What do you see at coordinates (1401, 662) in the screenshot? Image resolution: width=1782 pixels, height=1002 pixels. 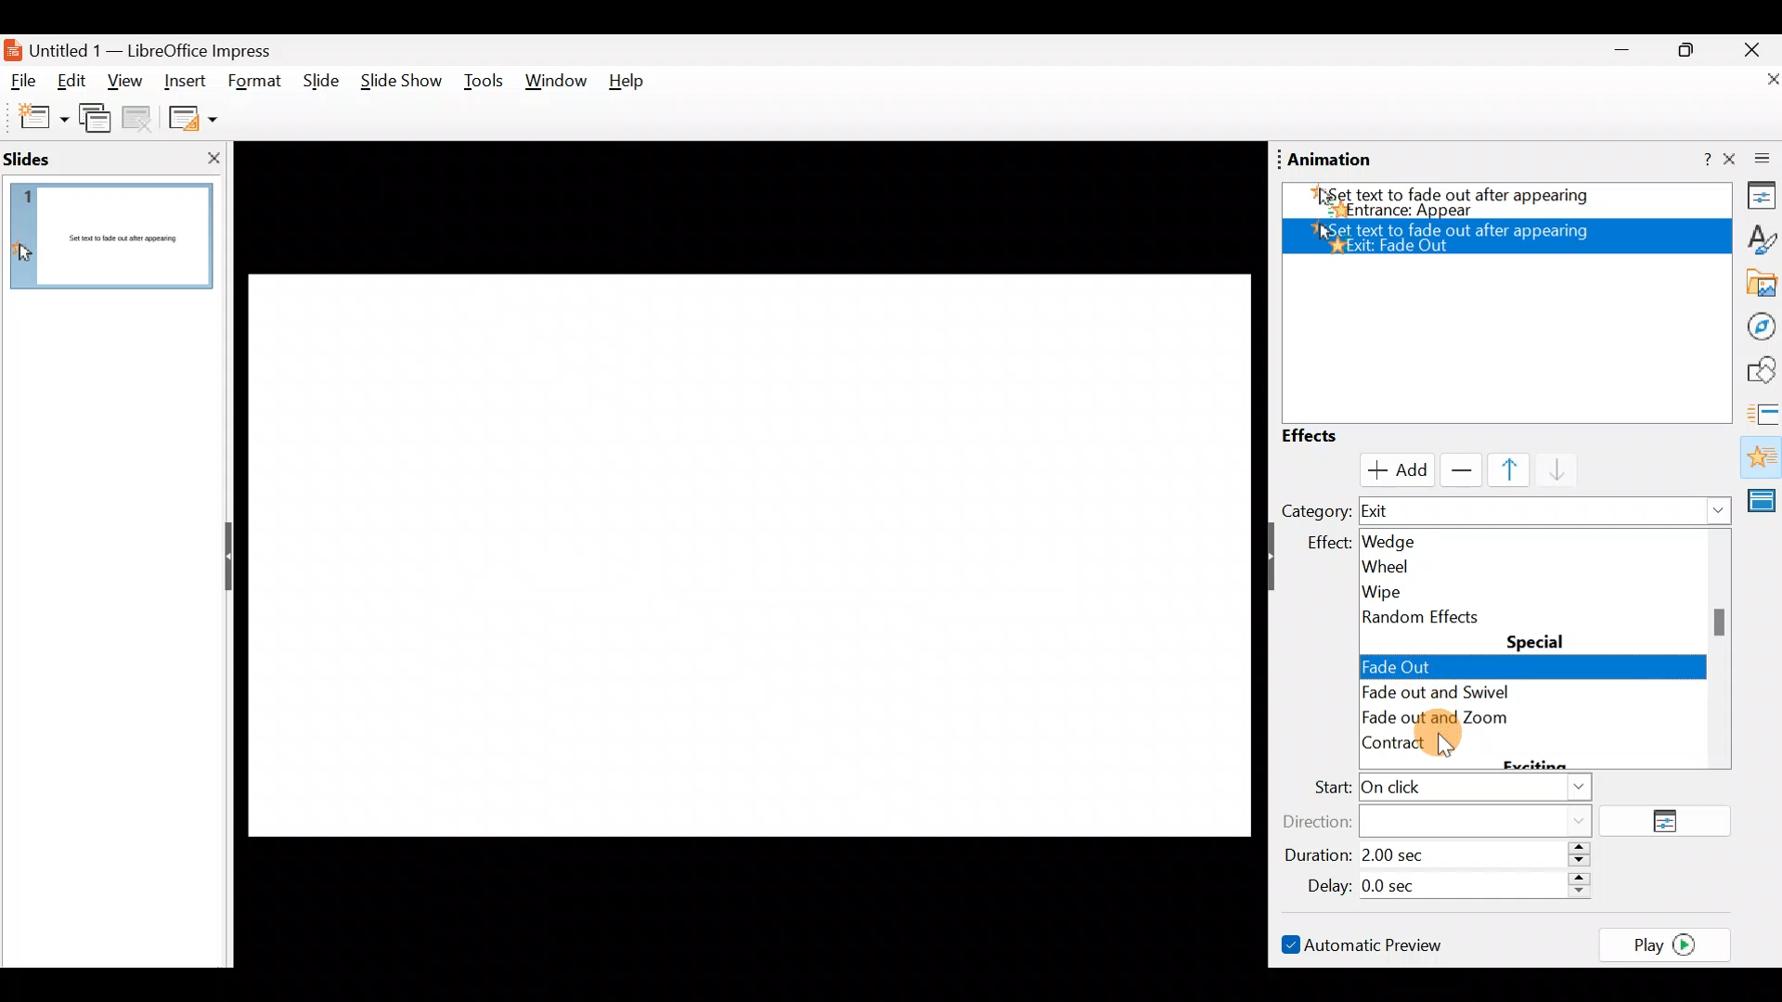 I see `Cursor` at bounding box center [1401, 662].